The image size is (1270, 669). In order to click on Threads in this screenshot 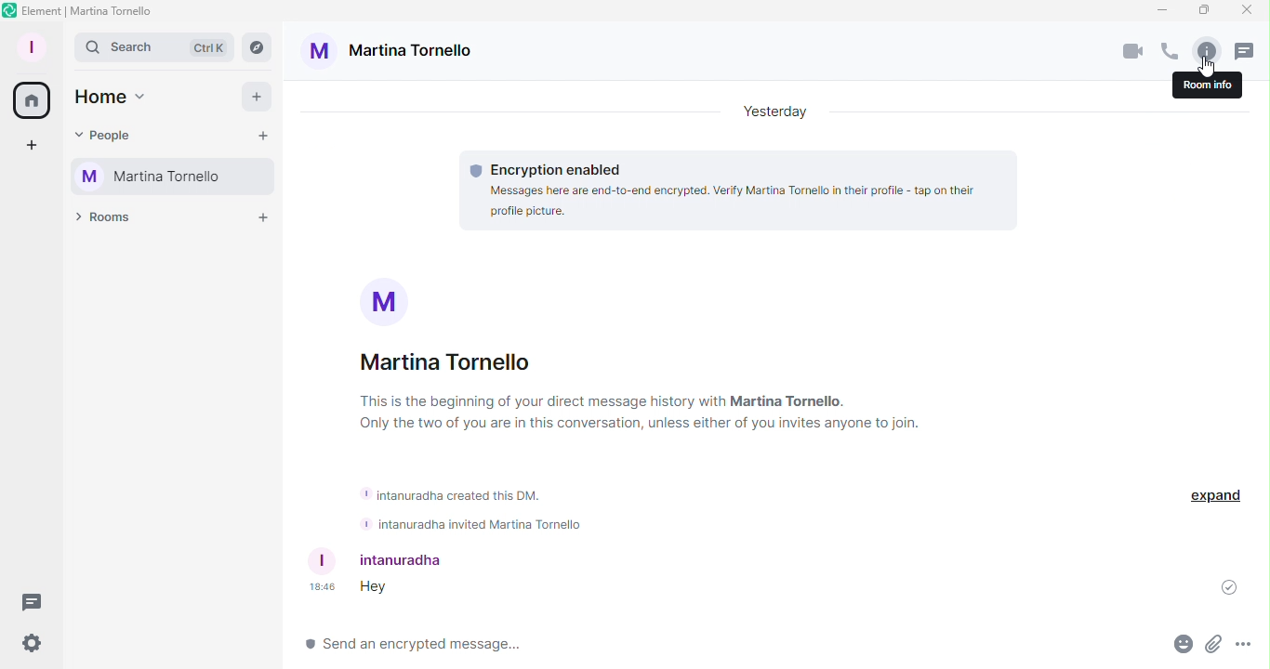, I will do `click(36, 598)`.